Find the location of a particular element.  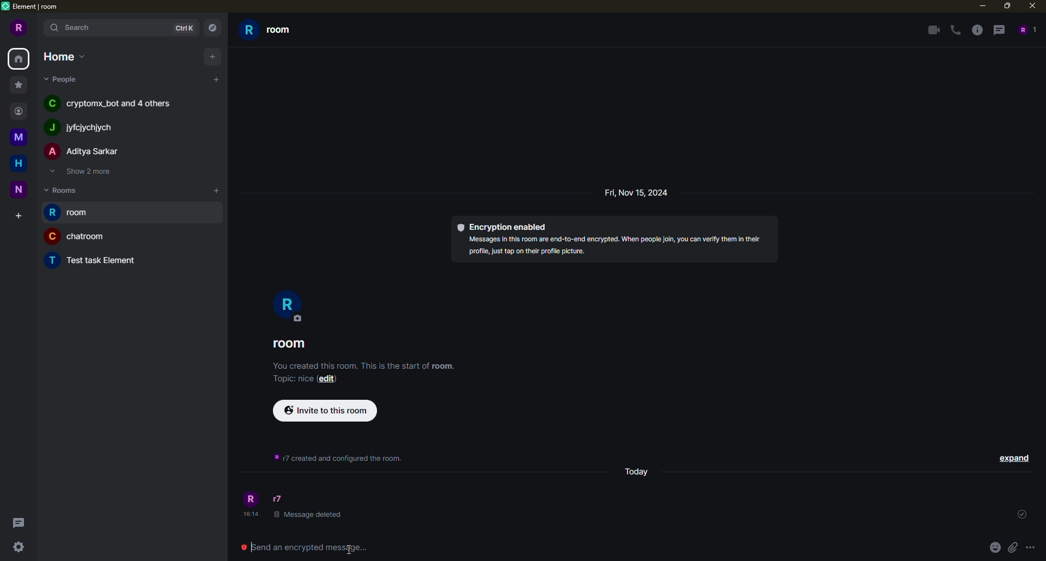

edit is located at coordinates (327, 379).